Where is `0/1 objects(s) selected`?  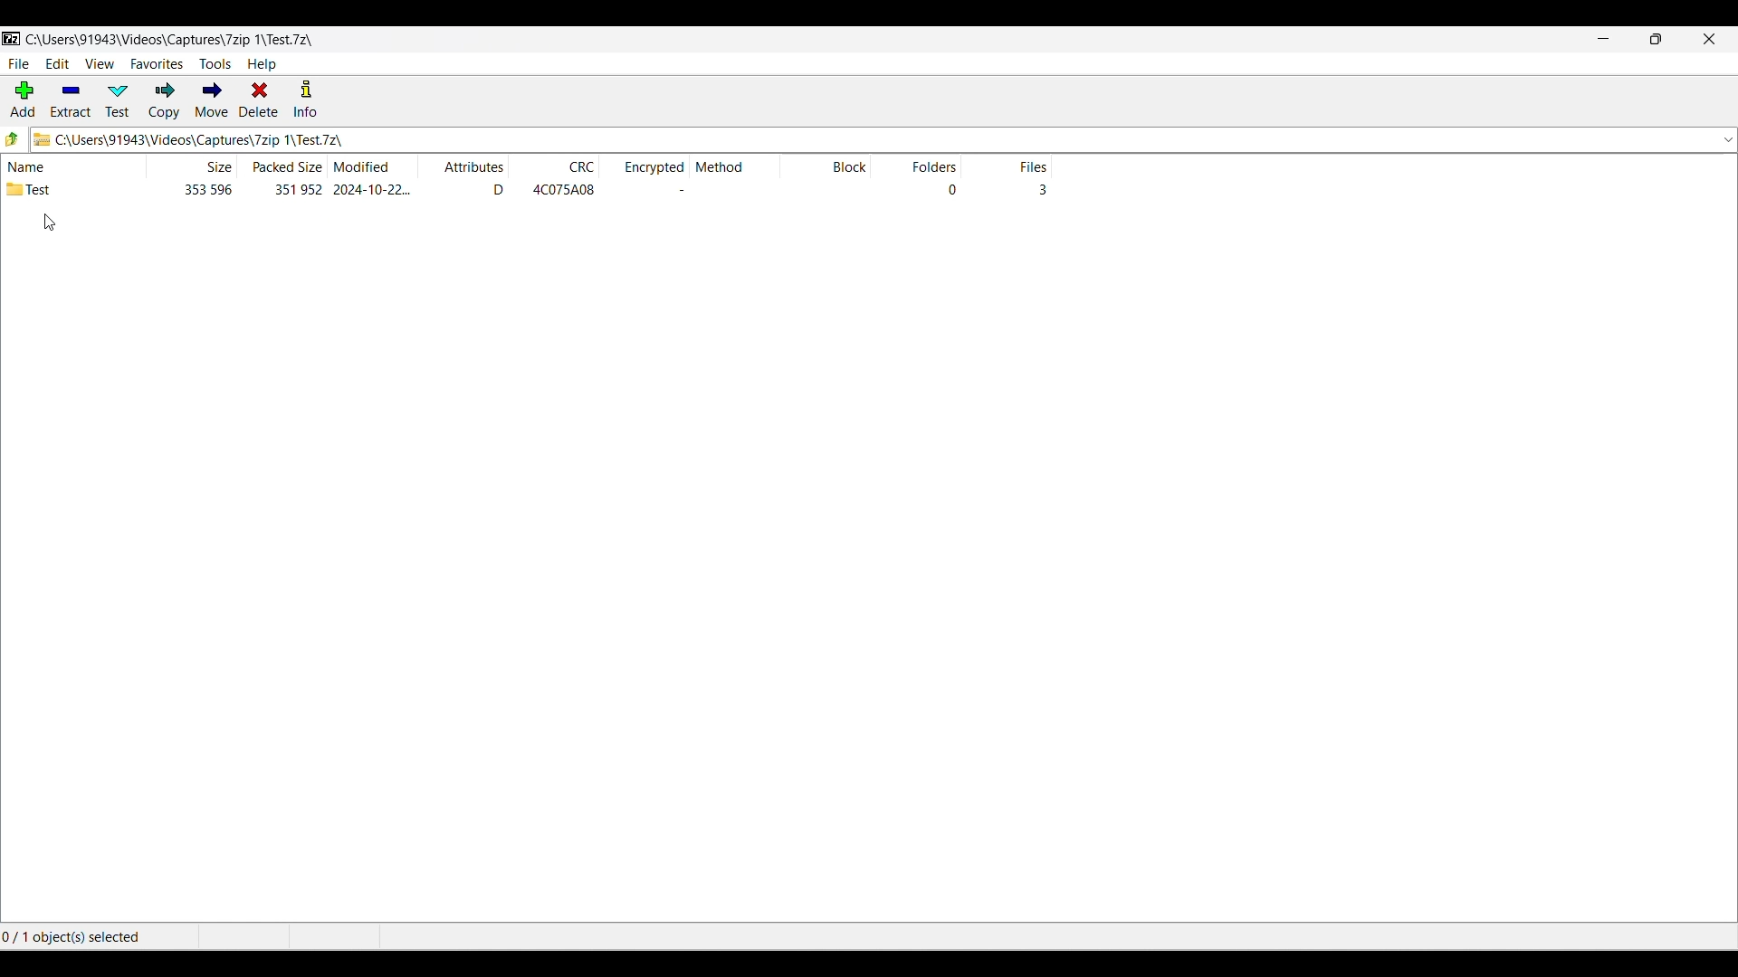
0/1 objects(s) selected is located at coordinates (97, 936).